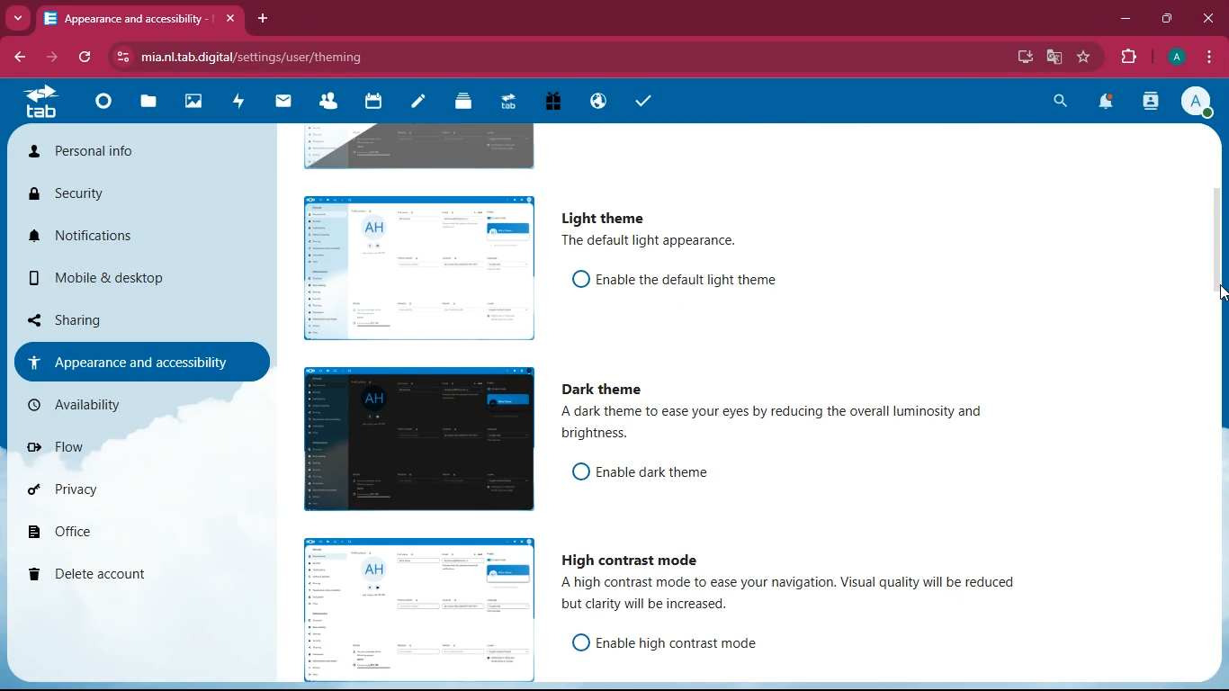  Describe the element at coordinates (111, 575) in the screenshot. I see `delete` at that location.